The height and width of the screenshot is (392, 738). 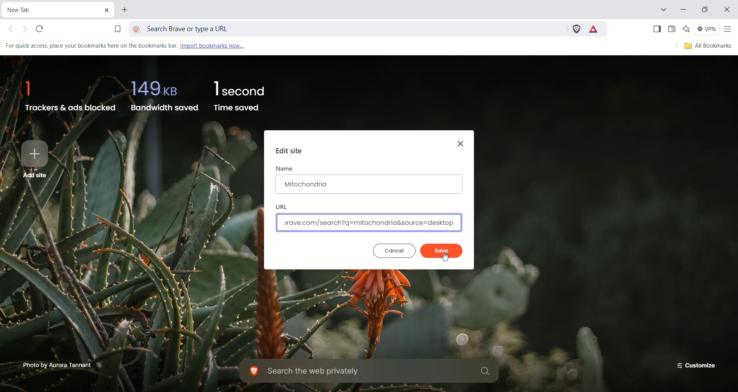 I want to click on edit site, so click(x=290, y=153).